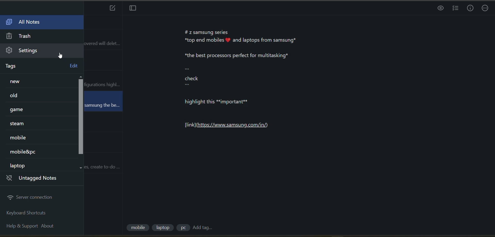  I want to click on move up, so click(82, 77).